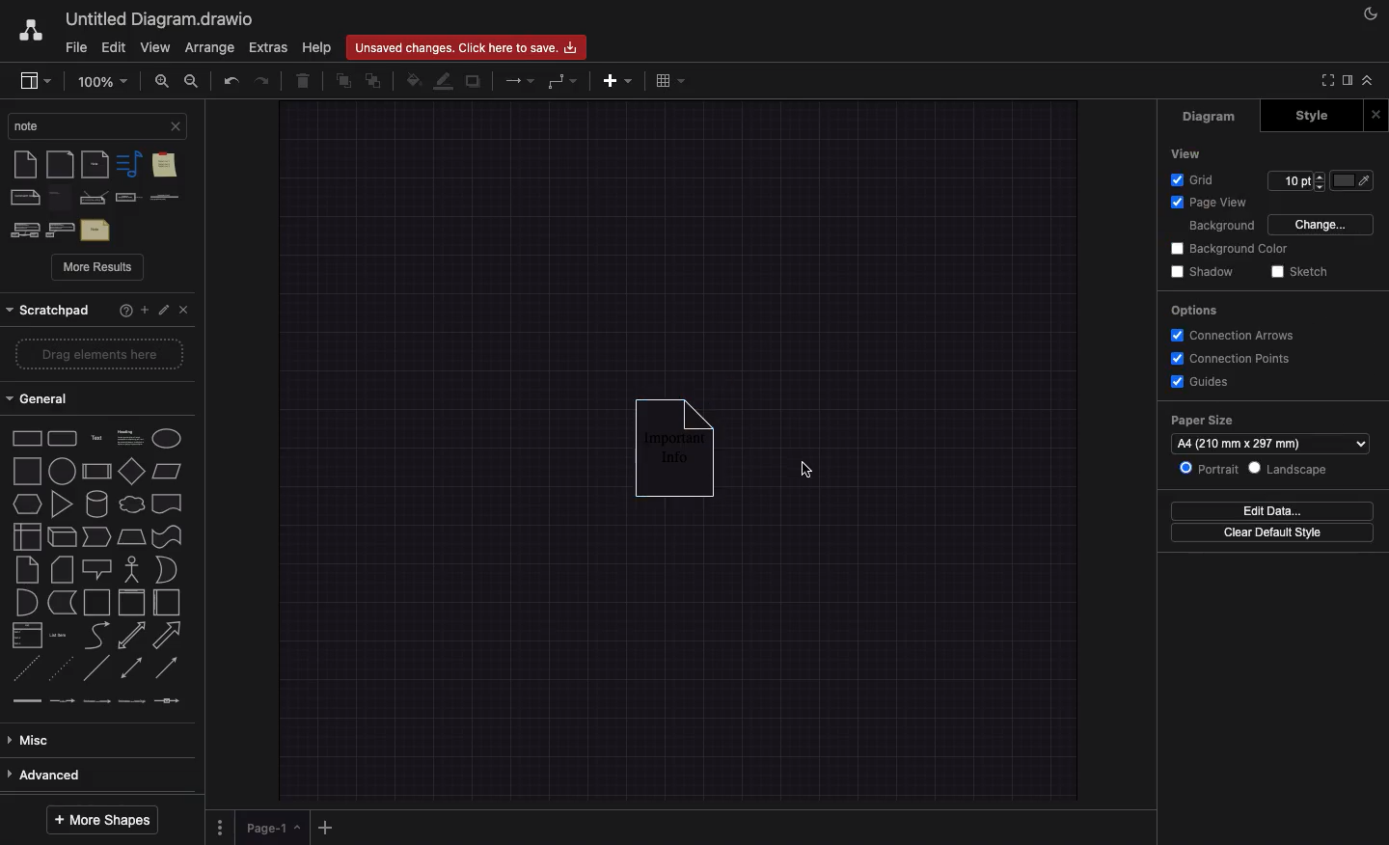 The image size is (1389, 845). I want to click on data storage, so click(62, 603).